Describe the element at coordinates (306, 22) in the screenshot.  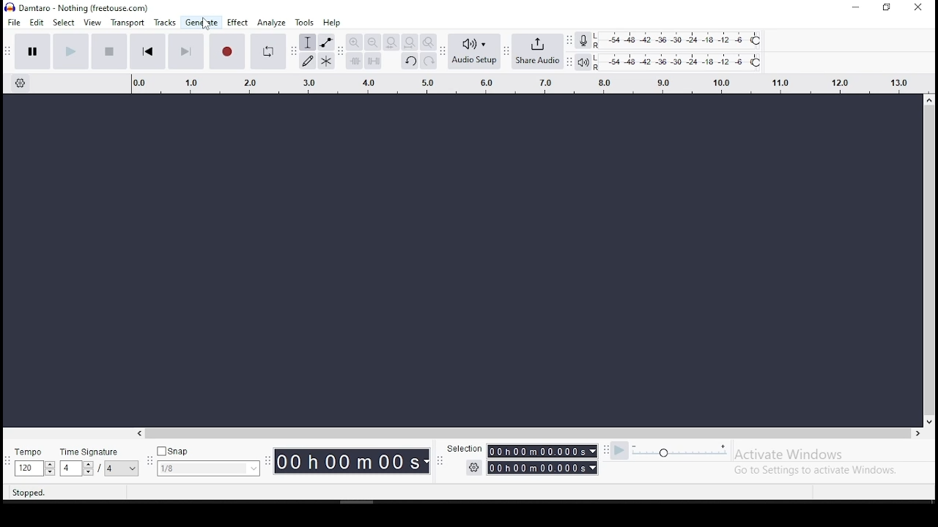
I see `tools` at that location.